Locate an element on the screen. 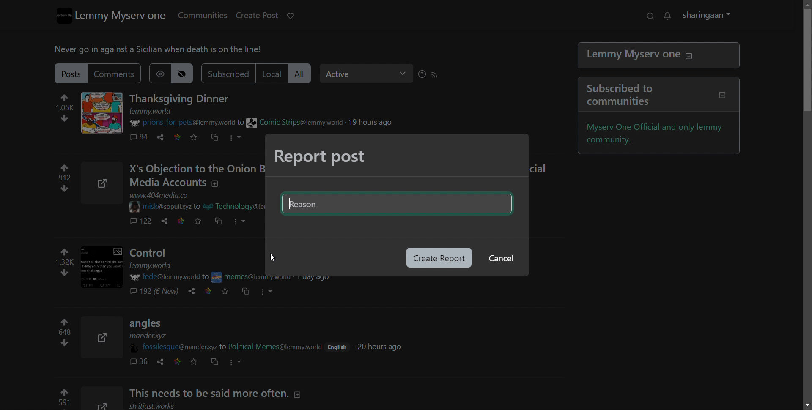 This screenshot has width=812, height=410. English is located at coordinates (341, 346).